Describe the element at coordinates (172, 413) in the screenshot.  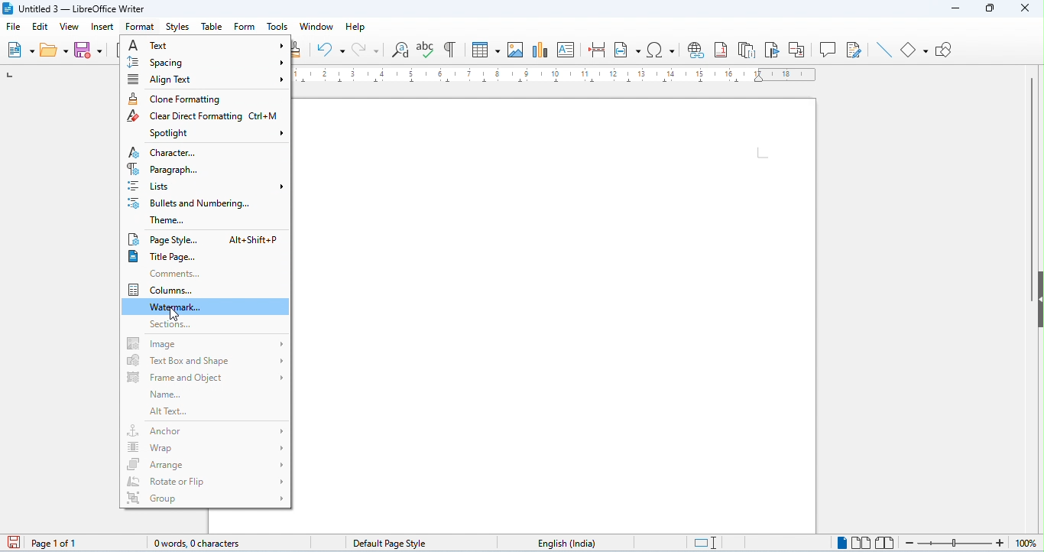
I see `alt text` at that location.